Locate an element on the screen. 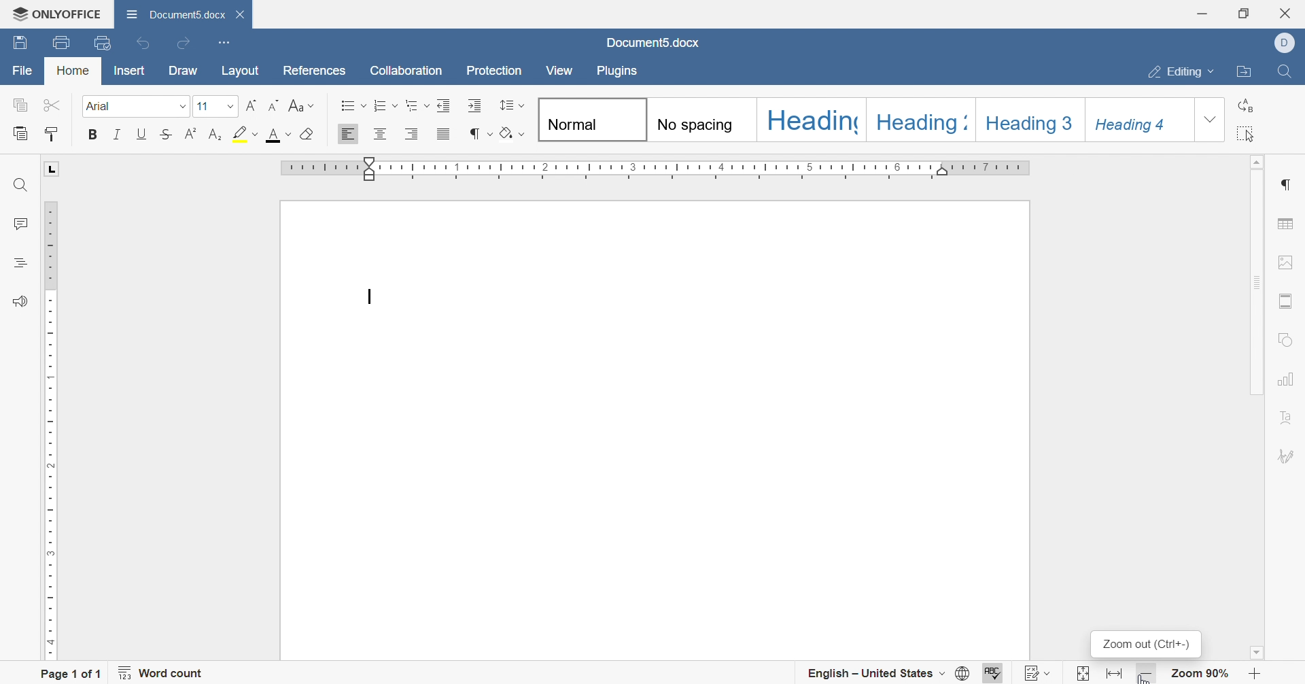 The height and width of the screenshot is (684, 1305). track changes is located at coordinates (1039, 673).